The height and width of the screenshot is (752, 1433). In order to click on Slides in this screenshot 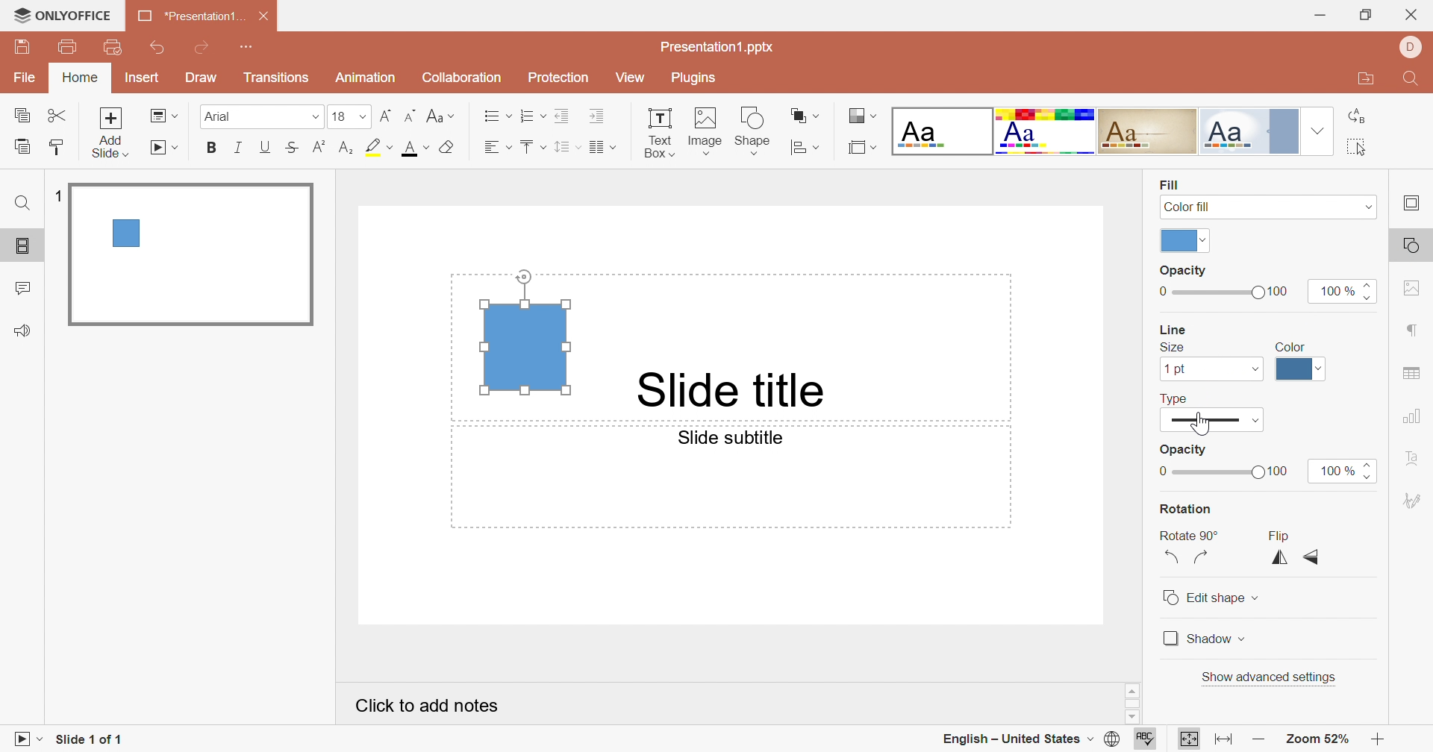, I will do `click(25, 246)`.